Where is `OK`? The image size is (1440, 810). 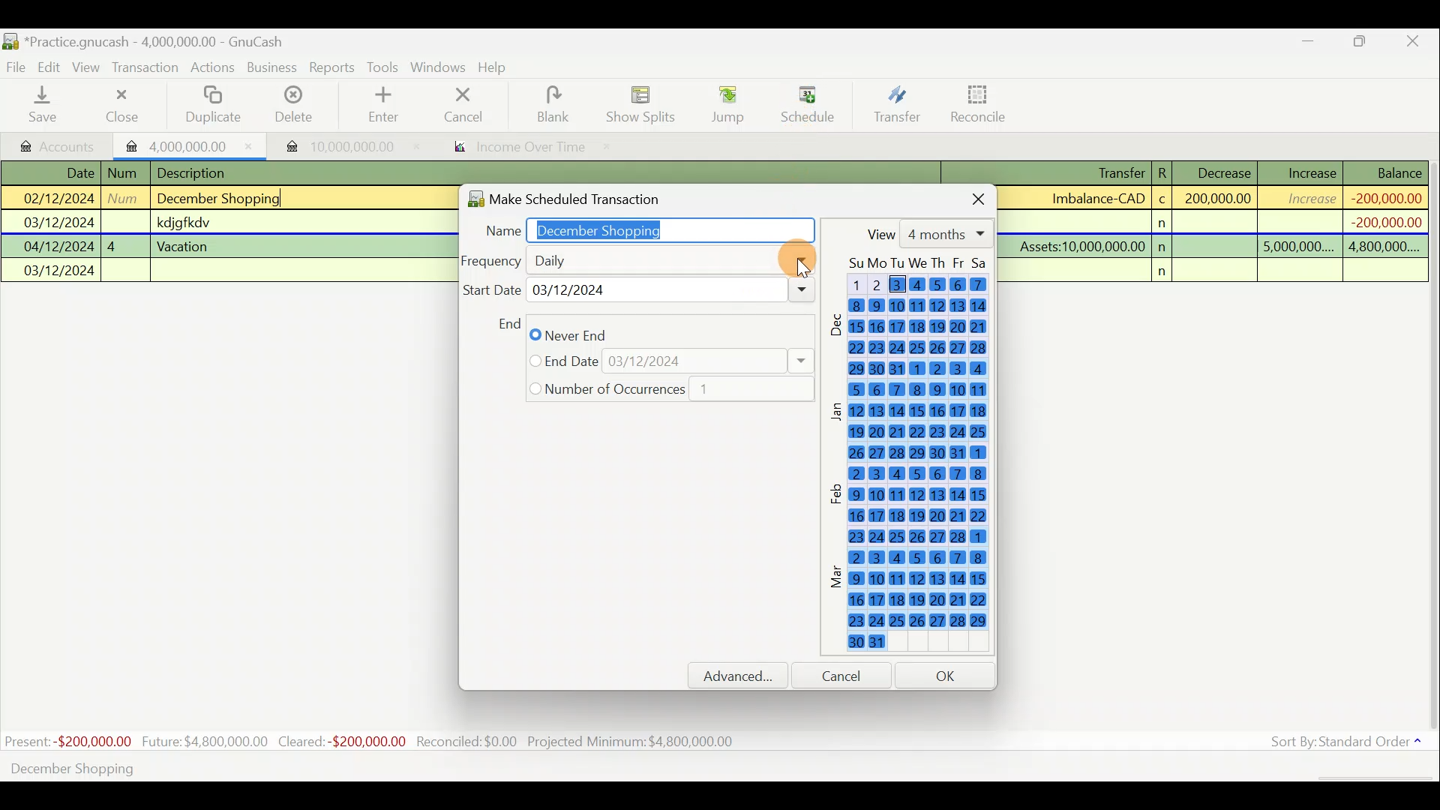 OK is located at coordinates (948, 675).